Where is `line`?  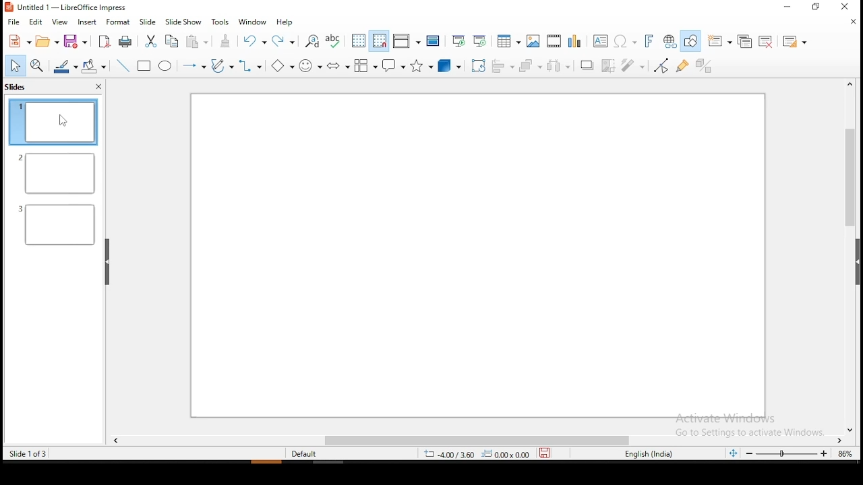
line is located at coordinates (123, 66).